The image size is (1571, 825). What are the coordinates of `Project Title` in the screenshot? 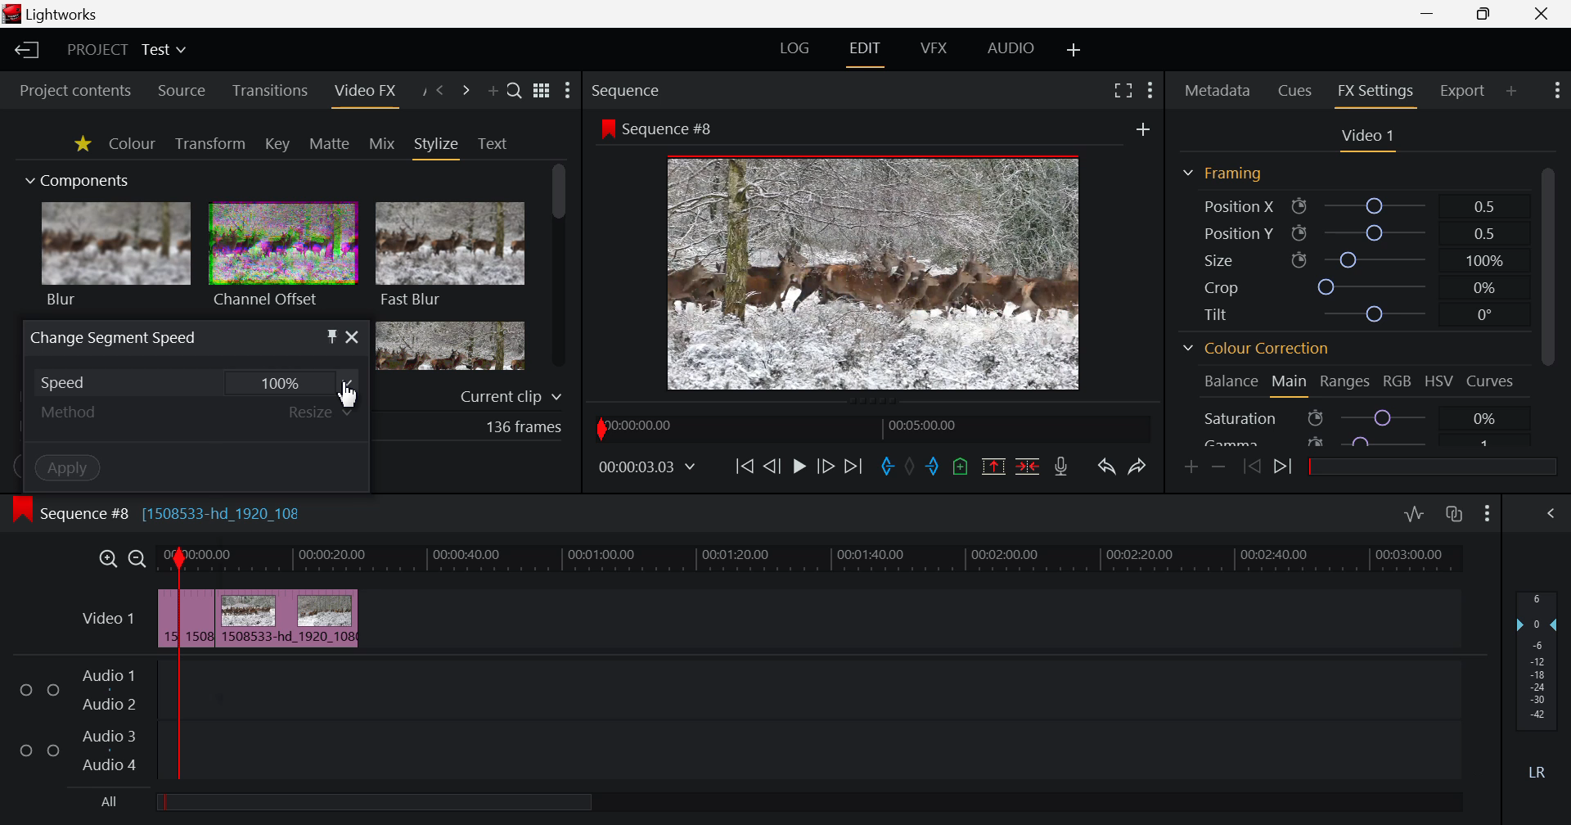 It's located at (129, 49).